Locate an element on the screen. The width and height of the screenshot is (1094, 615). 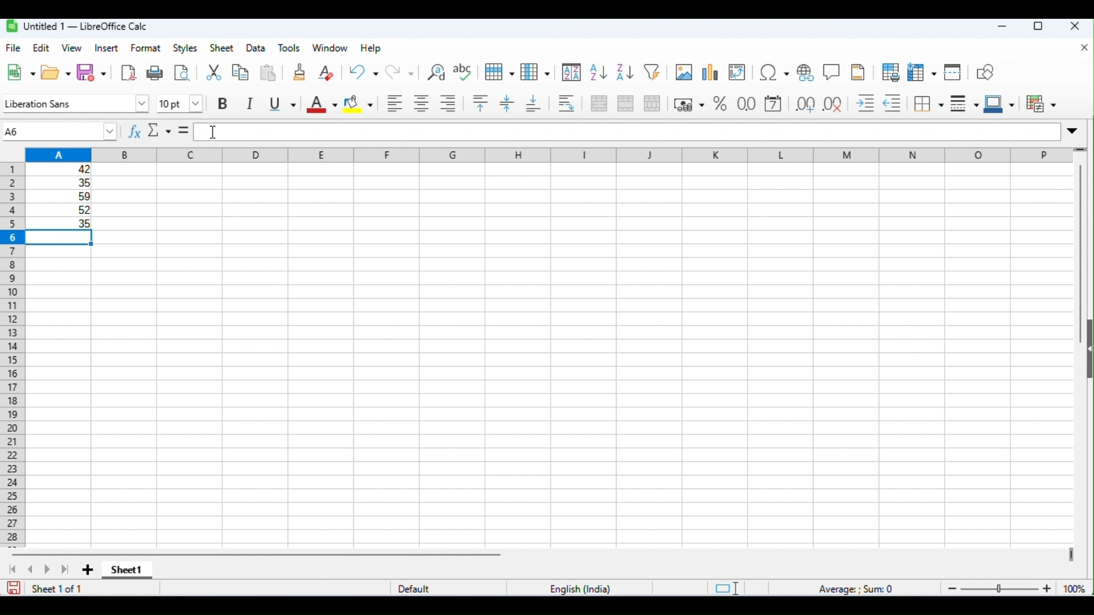
sheet is located at coordinates (221, 48).